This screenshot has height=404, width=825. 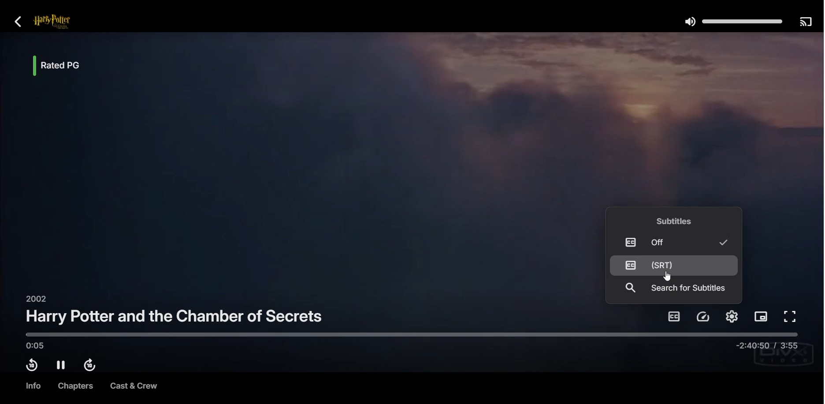 I want to click on Picture in picture, so click(x=761, y=318).